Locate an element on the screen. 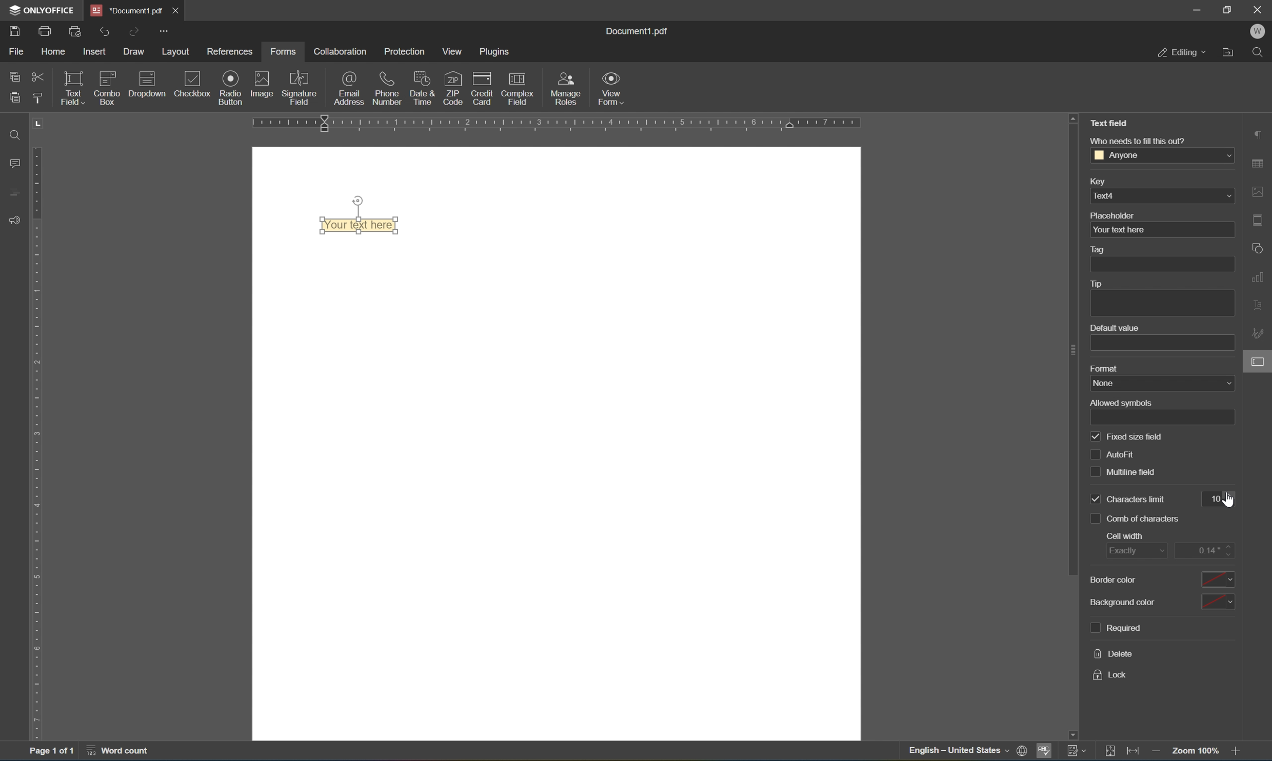 Image resolution: width=1272 pixels, height=761 pixels. more is located at coordinates (165, 30).